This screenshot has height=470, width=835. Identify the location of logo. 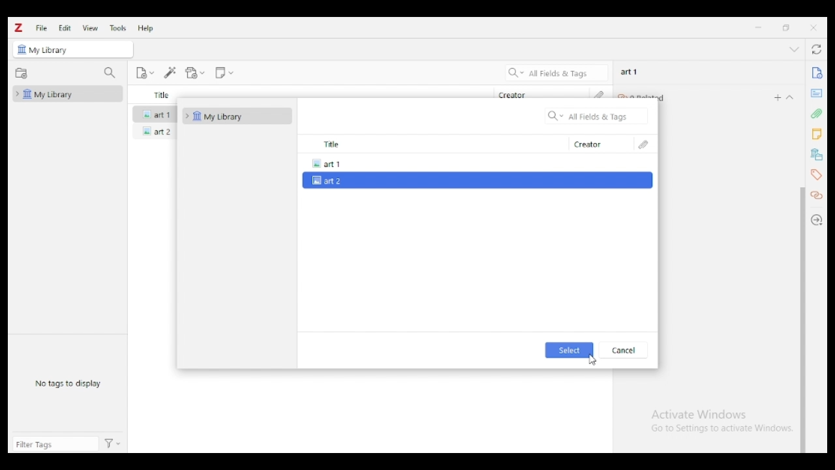
(19, 28).